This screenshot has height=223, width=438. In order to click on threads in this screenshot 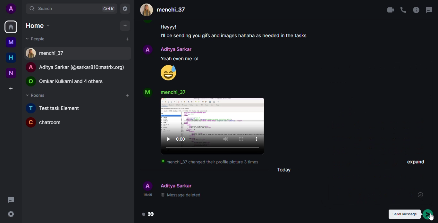, I will do `click(12, 200)`.